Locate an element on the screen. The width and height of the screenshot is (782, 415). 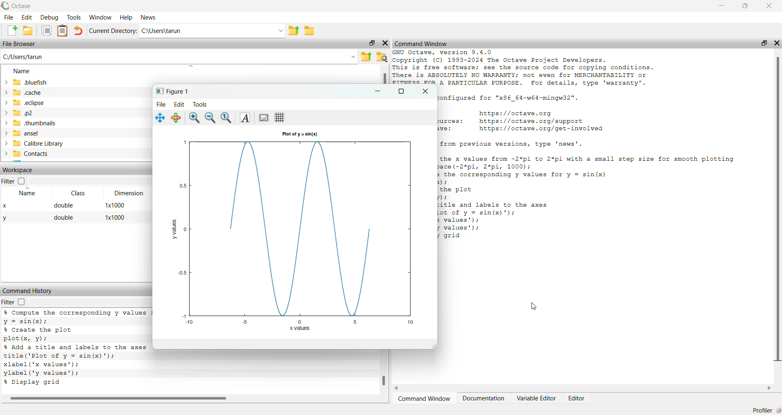
scroll left is located at coordinates (395, 388).